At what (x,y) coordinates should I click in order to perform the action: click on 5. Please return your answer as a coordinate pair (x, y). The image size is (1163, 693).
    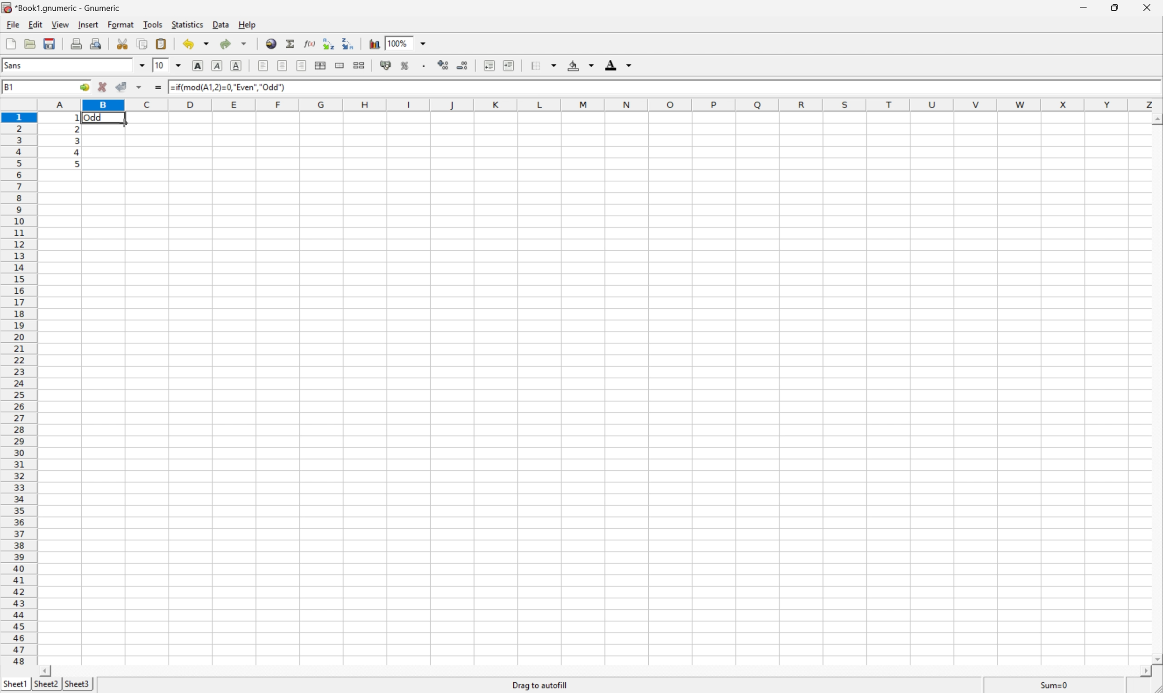
    Looking at the image, I should click on (78, 164).